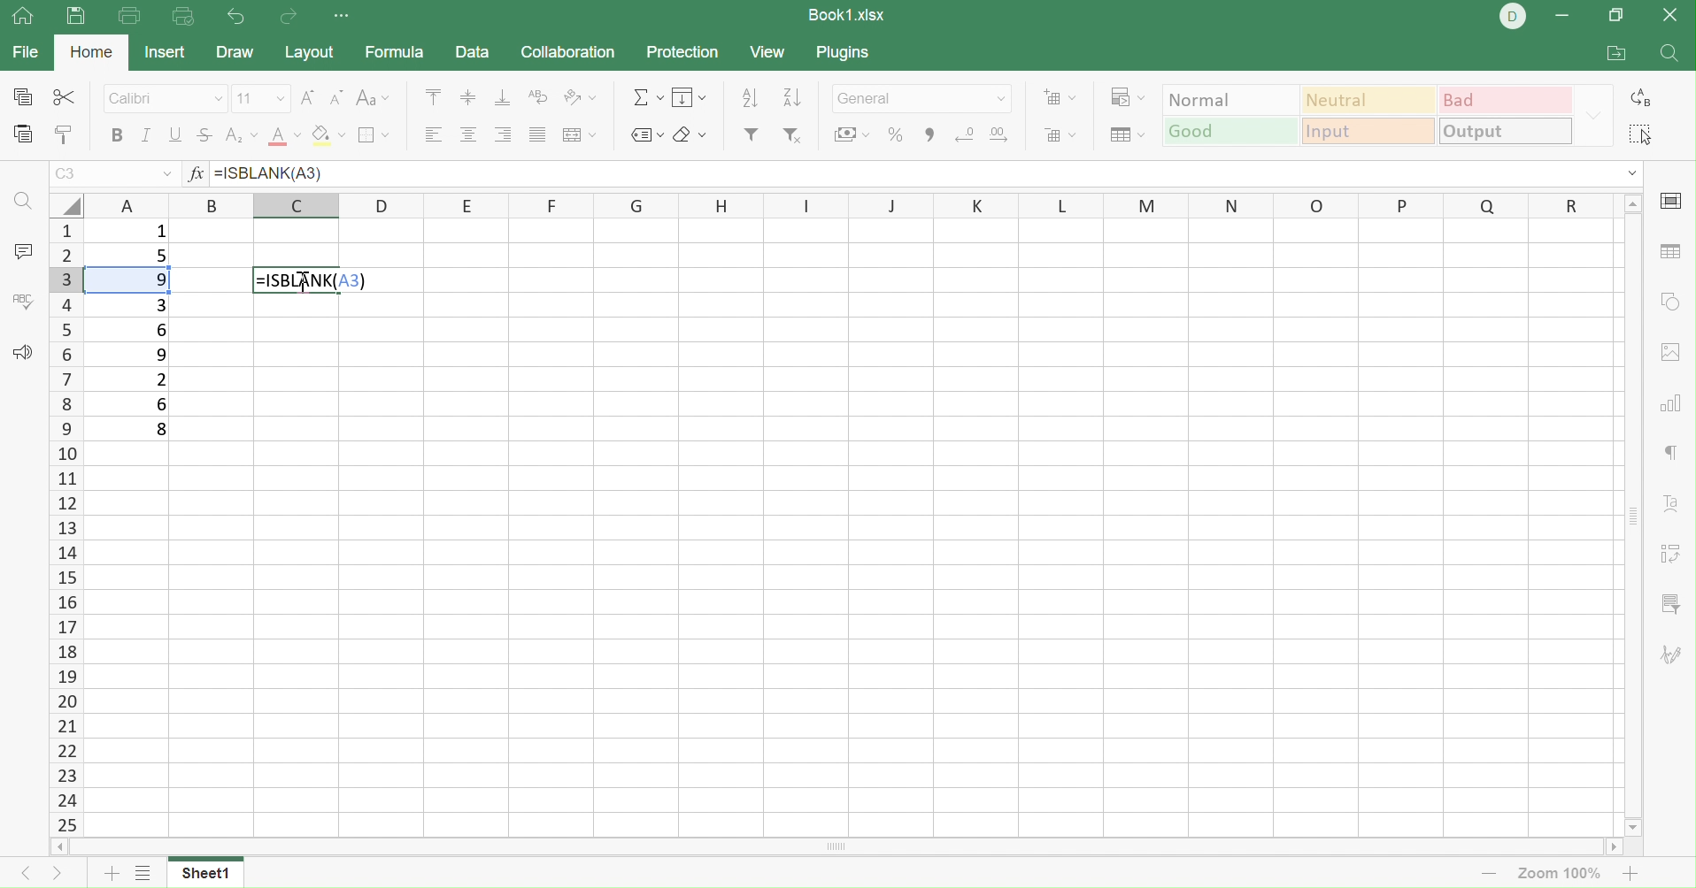 This screenshot has width=1696, height=888. I want to click on Print file, so click(132, 17).